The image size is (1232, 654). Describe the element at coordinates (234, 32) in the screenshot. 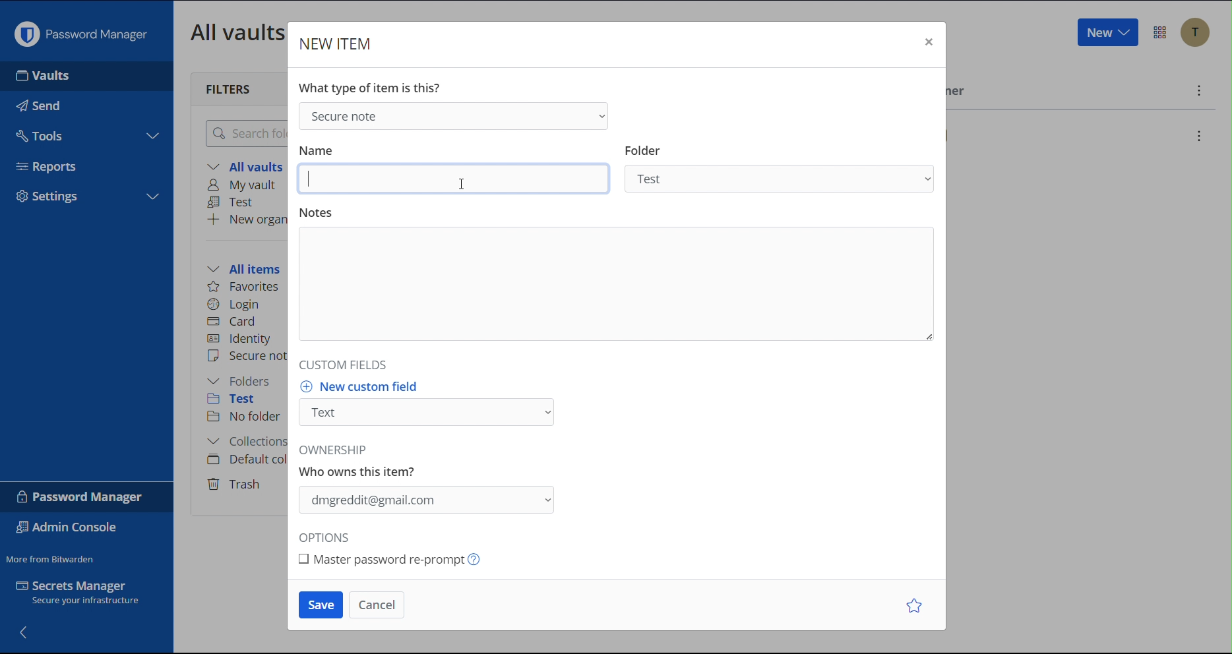

I see `All Vaults` at that location.